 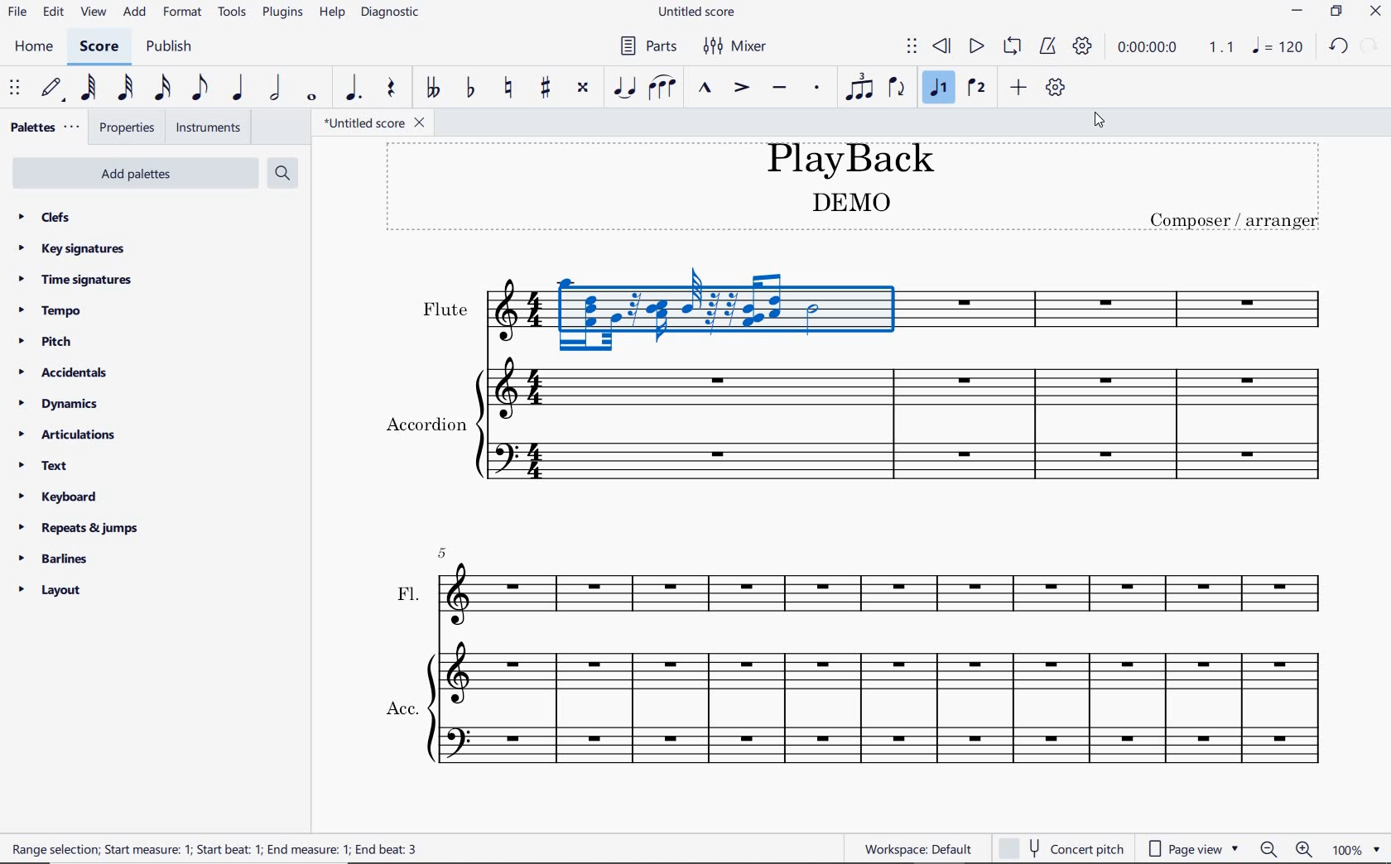 I want to click on mixer, so click(x=734, y=46).